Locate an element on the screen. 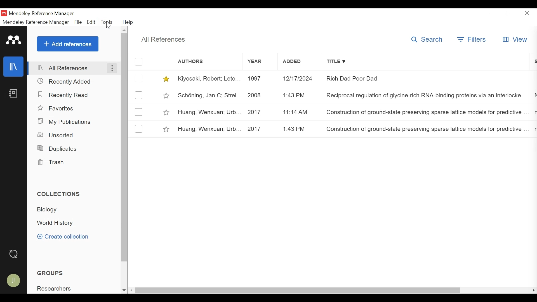  Avatar is located at coordinates (14, 280).